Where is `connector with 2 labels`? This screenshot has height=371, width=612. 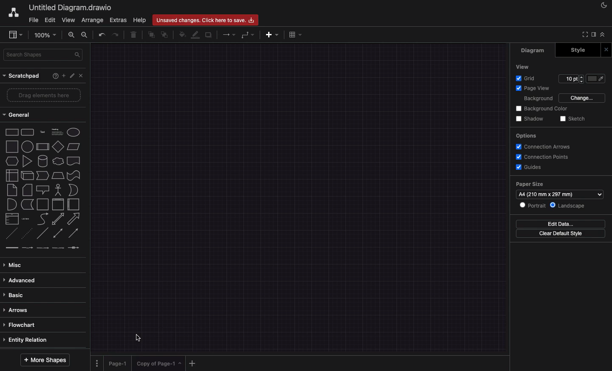
connector with 2 labels is located at coordinates (42, 247).